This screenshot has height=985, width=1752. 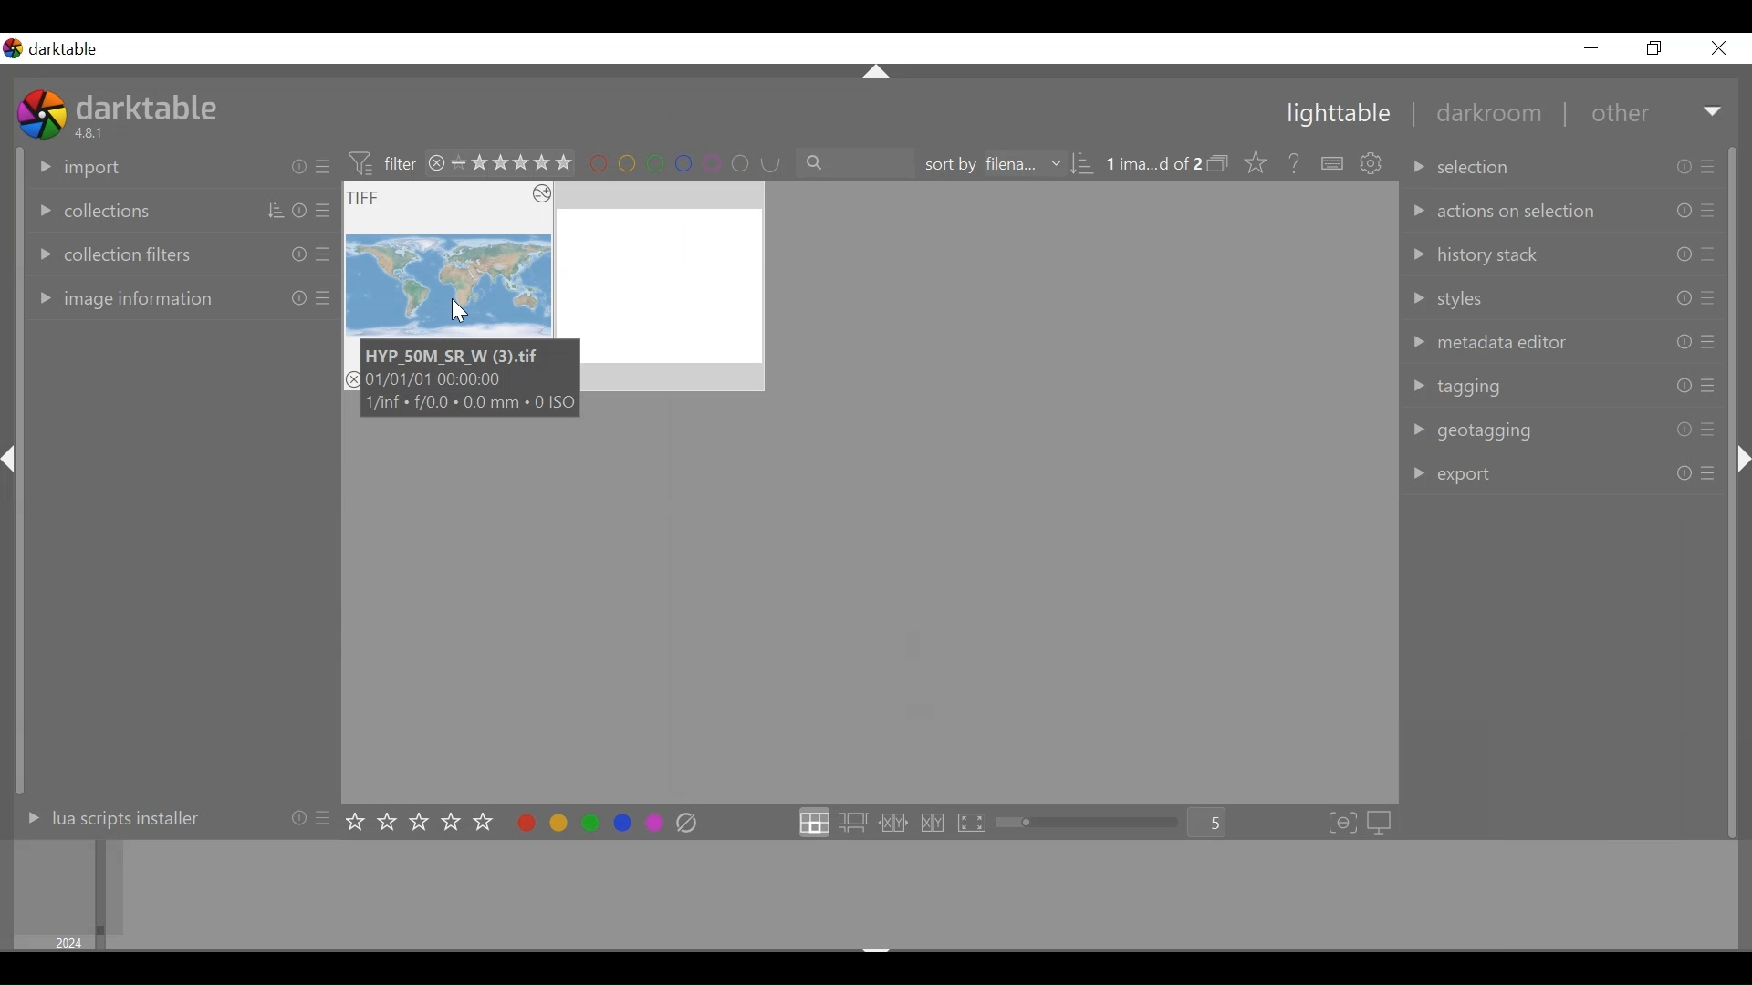 I want to click on darkroom, so click(x=1491, y=110).